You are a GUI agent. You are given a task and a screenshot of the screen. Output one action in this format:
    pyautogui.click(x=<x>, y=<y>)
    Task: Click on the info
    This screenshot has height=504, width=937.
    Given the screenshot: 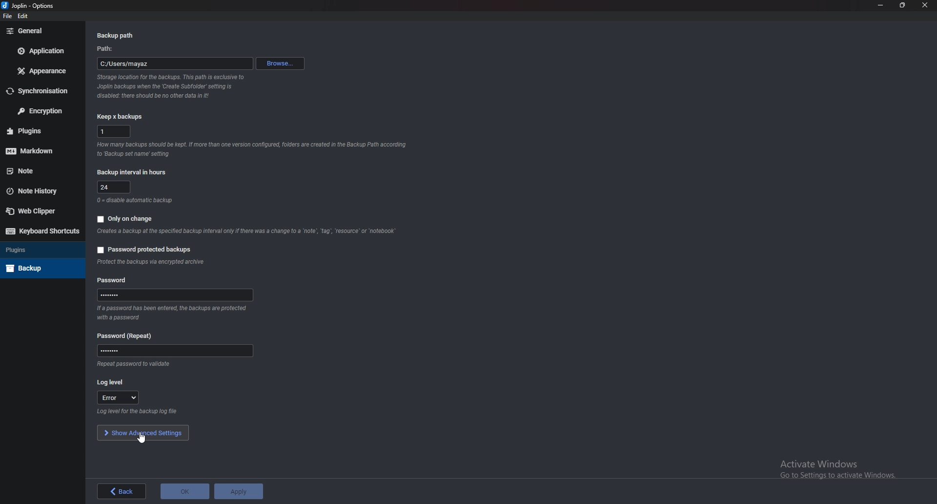 What is the action you would take?
    pyautogui.click(x=135, y=201)
    